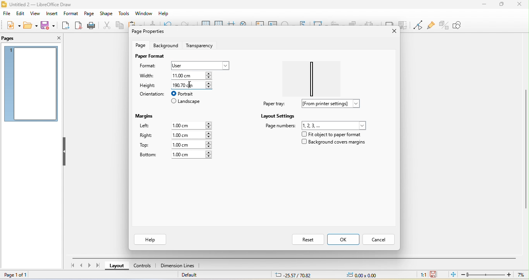 The image size is (529, 280). I want to click on user, so click(199, 65).